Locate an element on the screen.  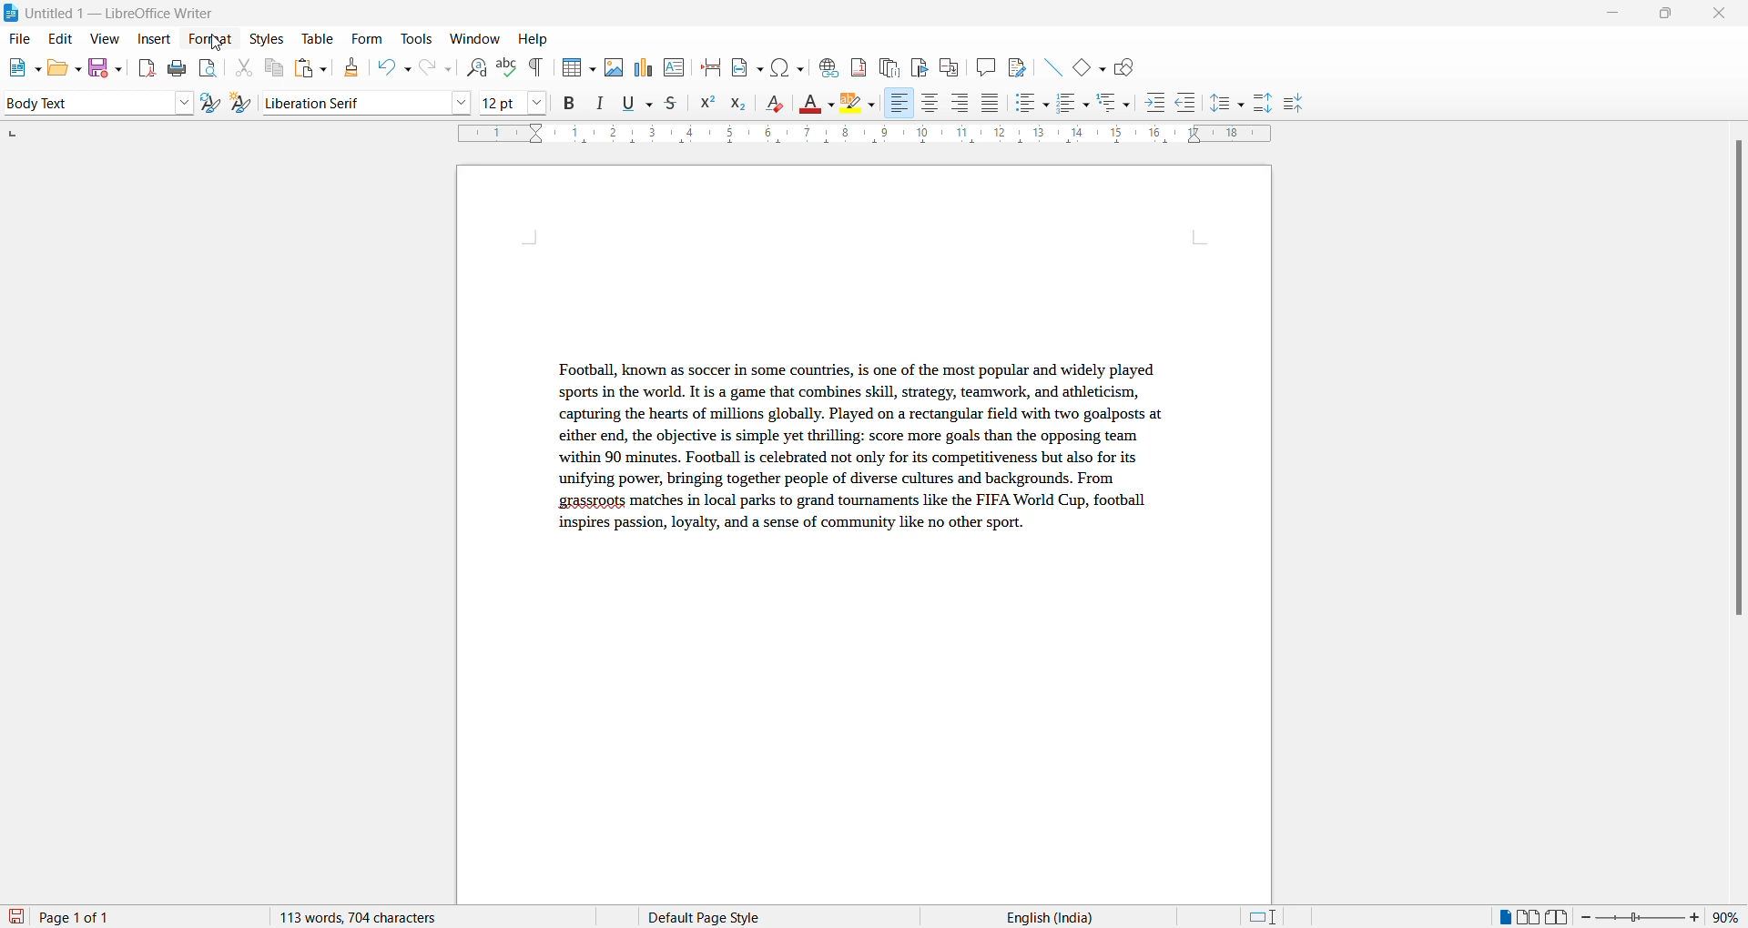
font name options is located at coordinates (462, 102).